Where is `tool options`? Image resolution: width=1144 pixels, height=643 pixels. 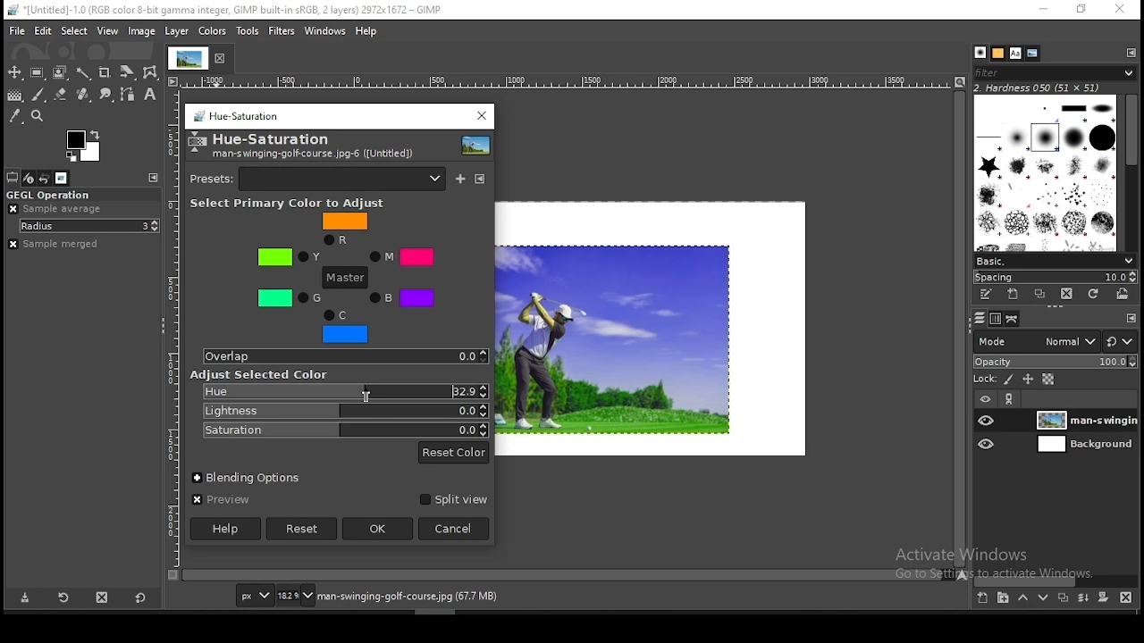 tool options is located at coordinates (13, 177).